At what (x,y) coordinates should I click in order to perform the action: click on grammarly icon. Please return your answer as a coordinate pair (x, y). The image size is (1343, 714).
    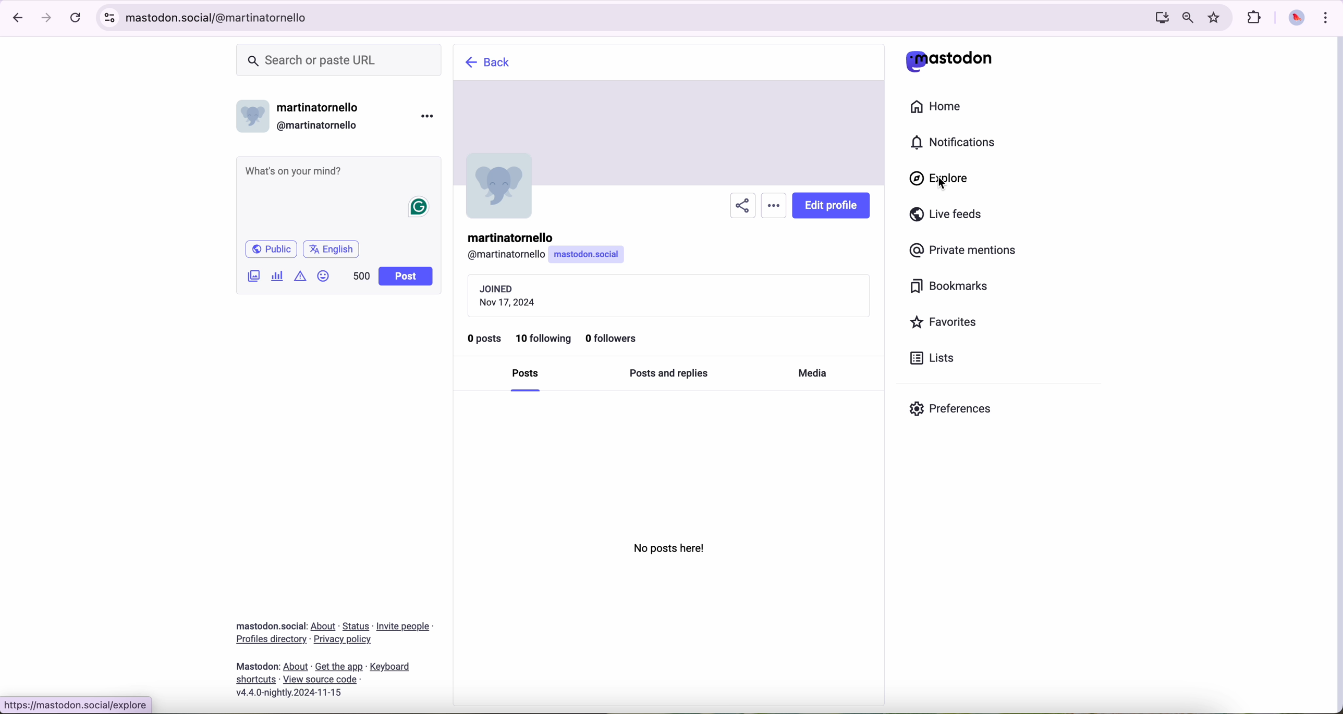
    Looking at the image, I should click on (420, 208).